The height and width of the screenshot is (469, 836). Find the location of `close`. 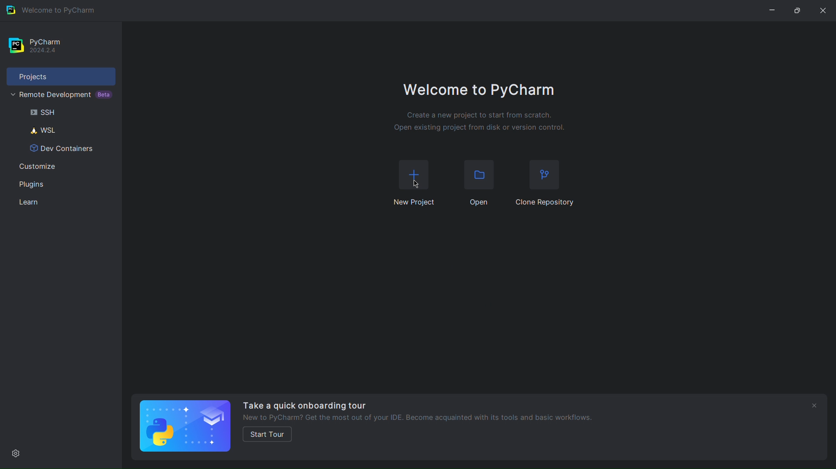

close is located at coordinates (813, 404).